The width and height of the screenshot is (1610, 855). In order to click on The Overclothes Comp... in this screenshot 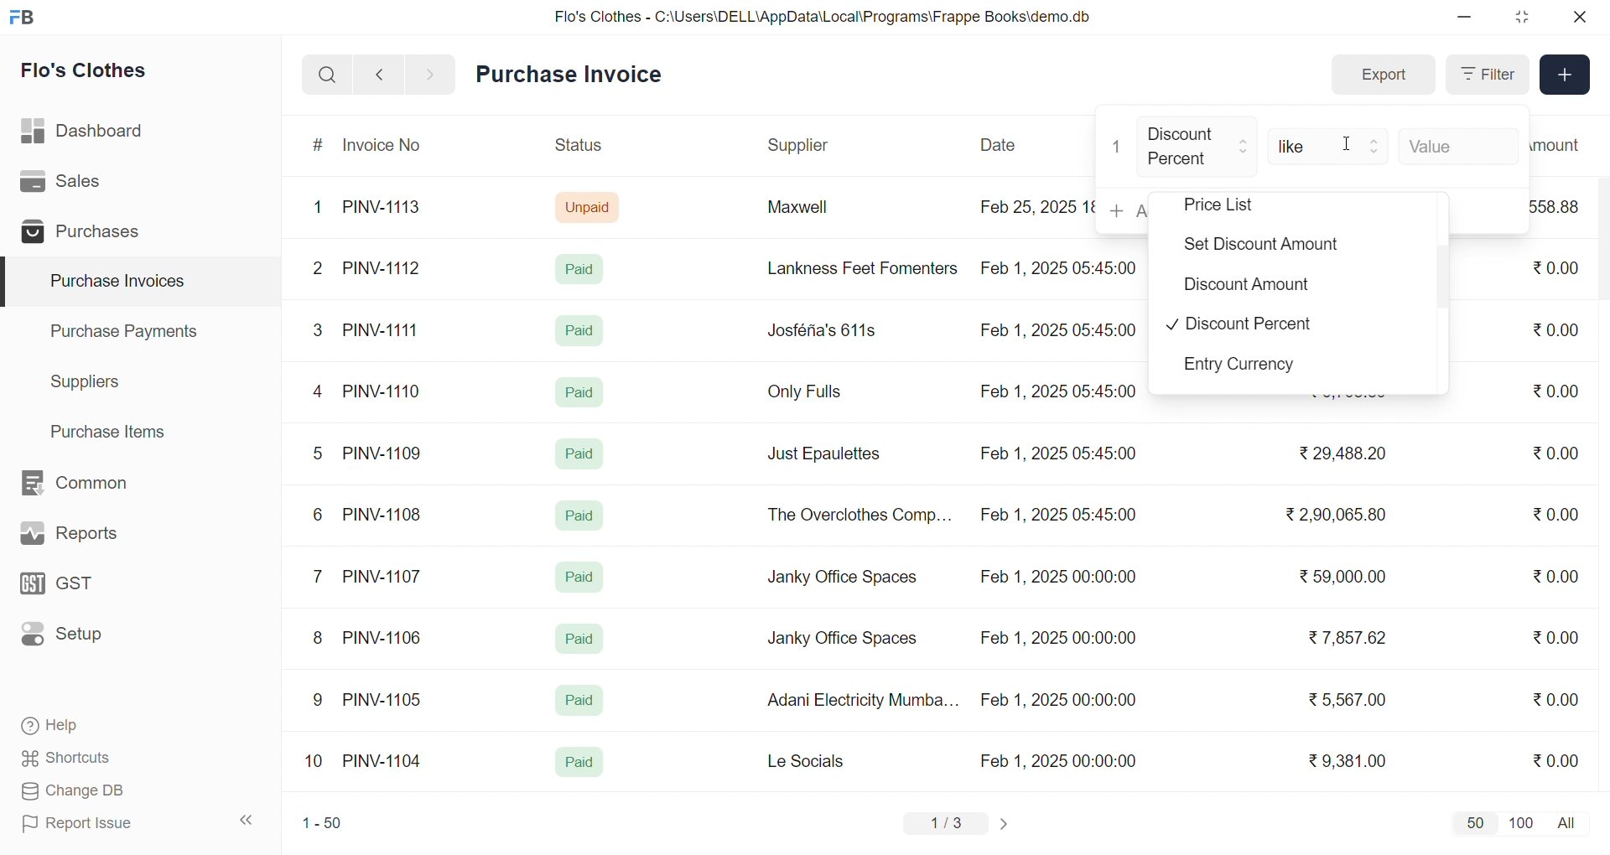, I will do `click(857, 514)`.